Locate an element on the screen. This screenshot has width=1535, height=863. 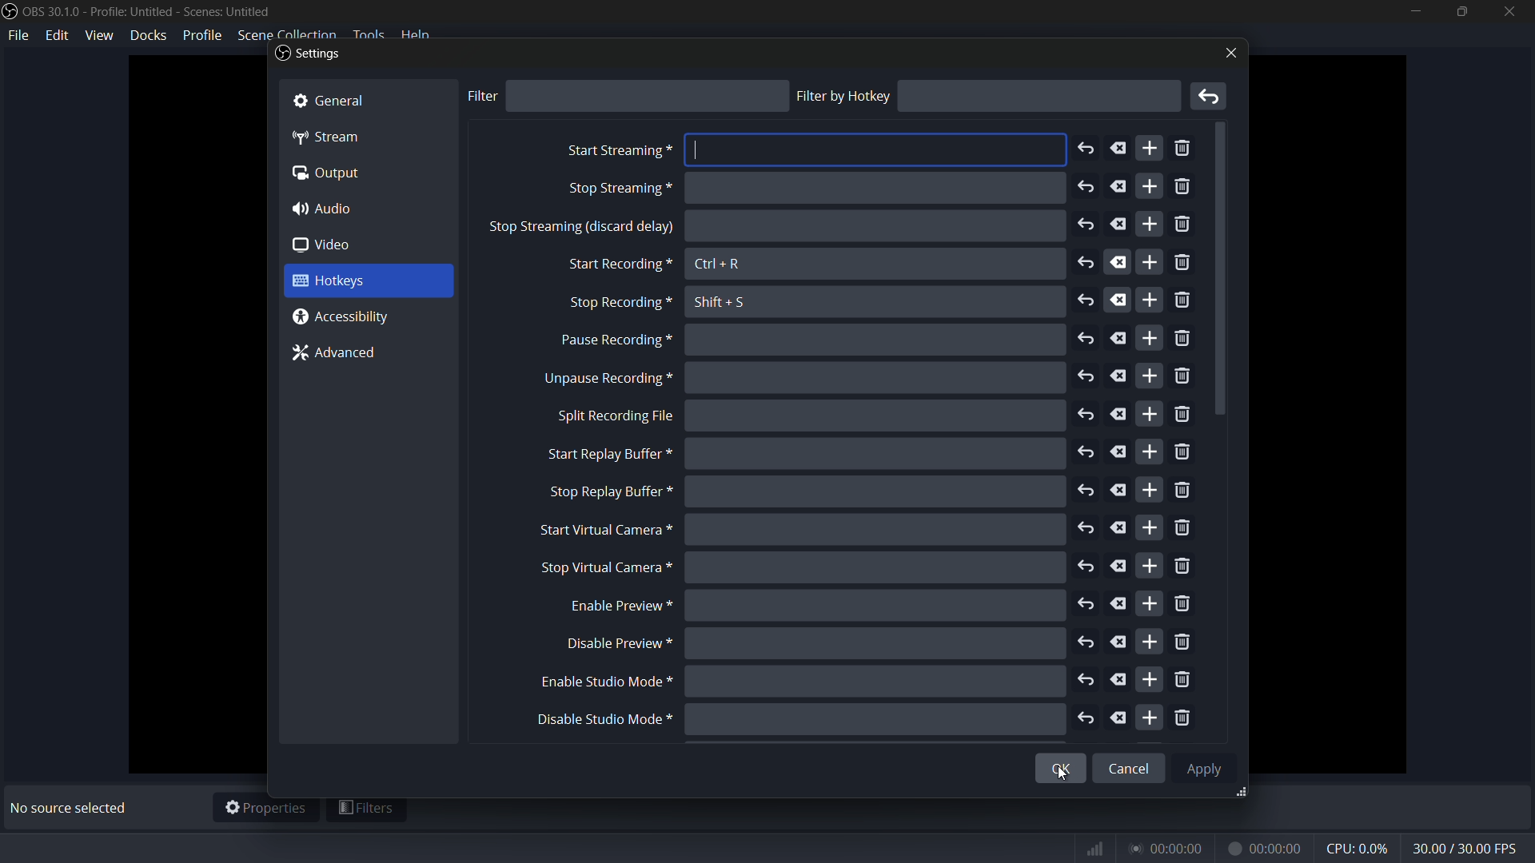
remove is located at coordinates (1186, 604).